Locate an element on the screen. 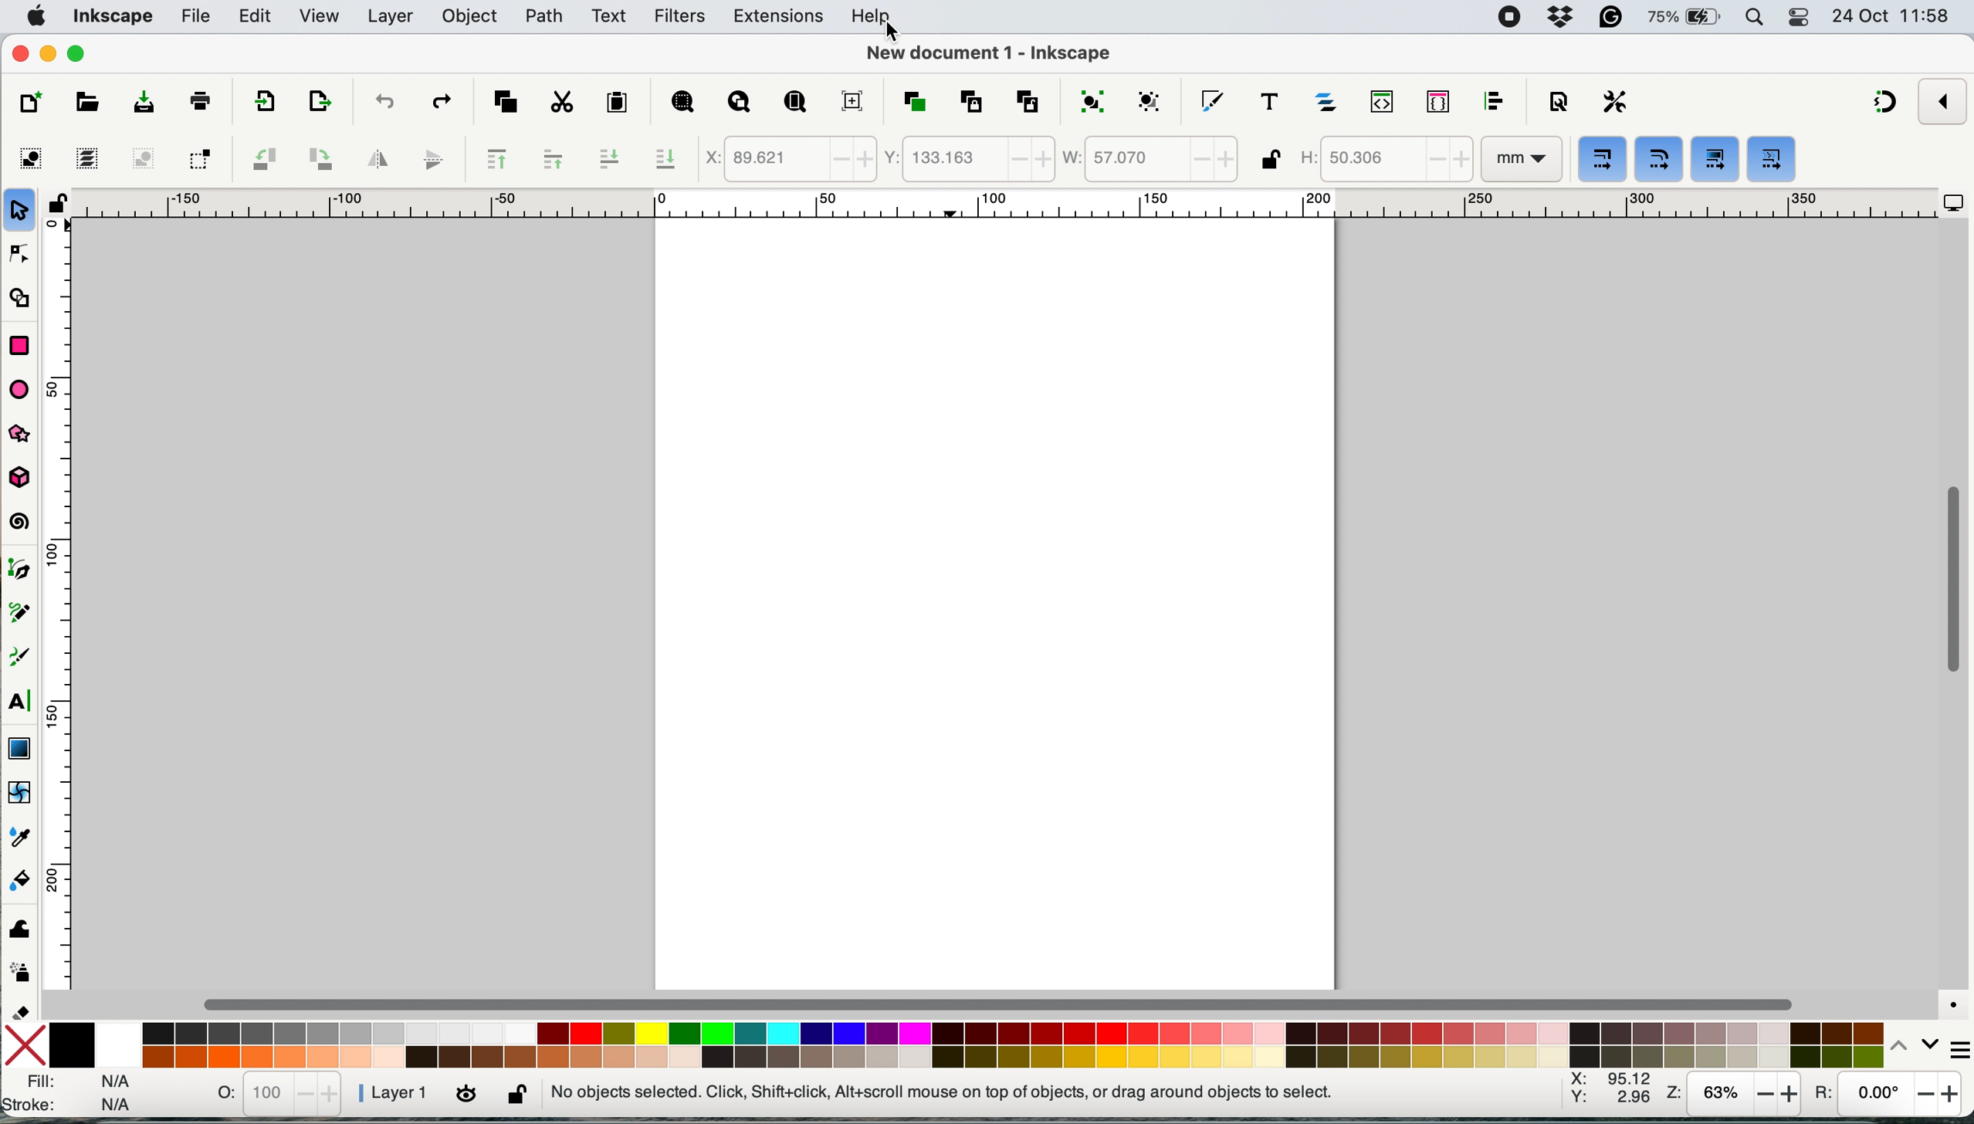  lock unlock is located at coordinates (59, 202).